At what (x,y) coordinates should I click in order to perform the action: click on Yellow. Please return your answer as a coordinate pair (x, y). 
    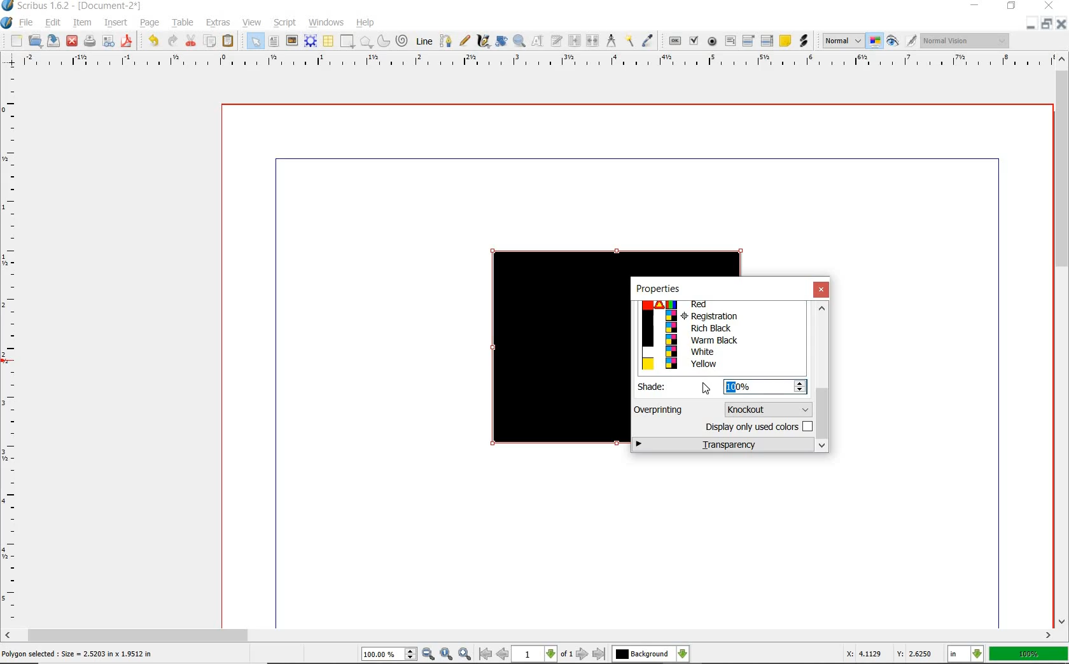
    Looking at the image, I should click on (720, 364).